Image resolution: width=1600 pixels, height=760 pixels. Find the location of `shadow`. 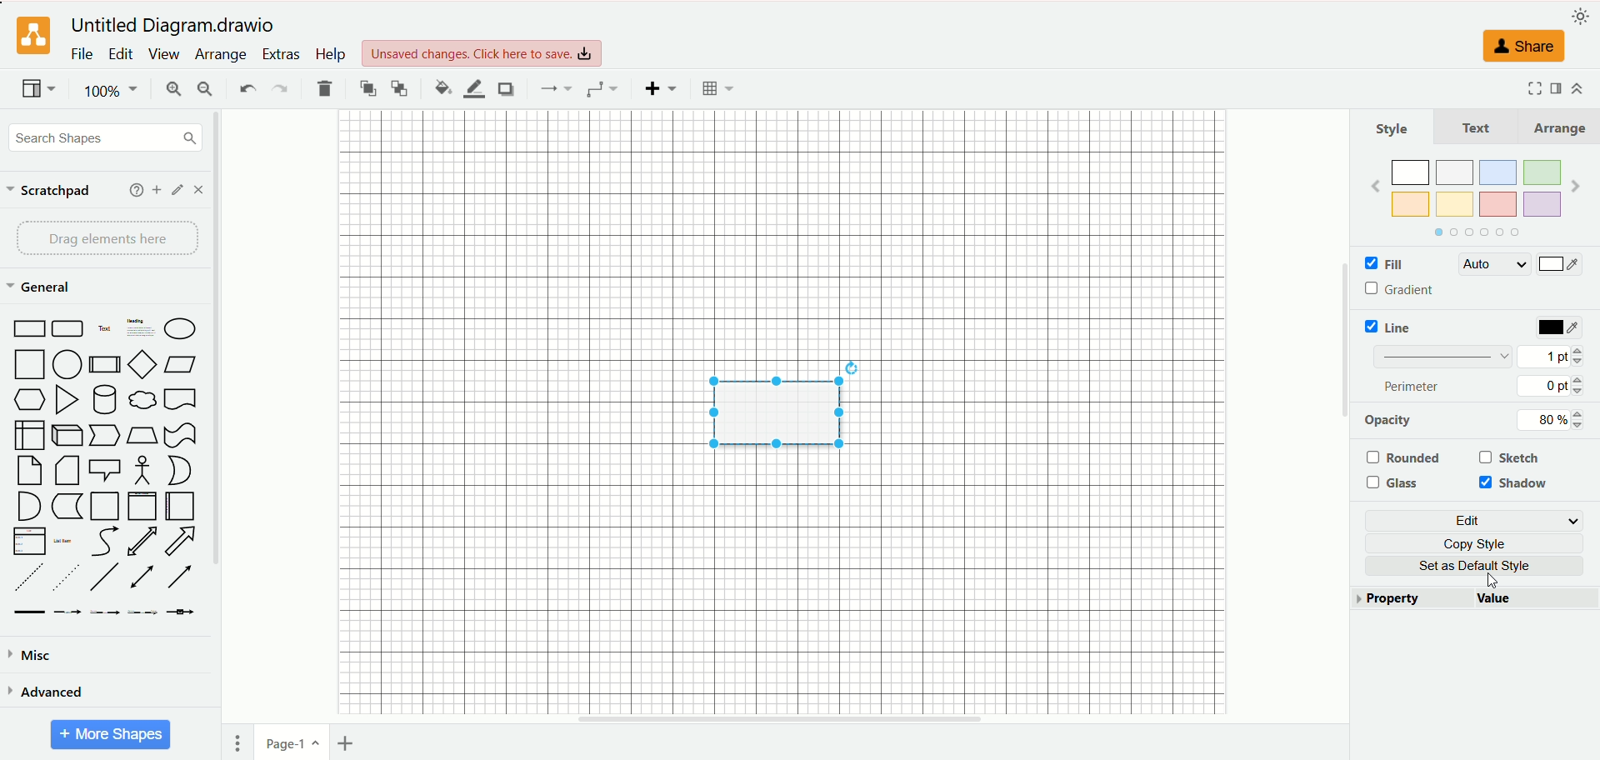

shadow is located at coordinates (505, 88).